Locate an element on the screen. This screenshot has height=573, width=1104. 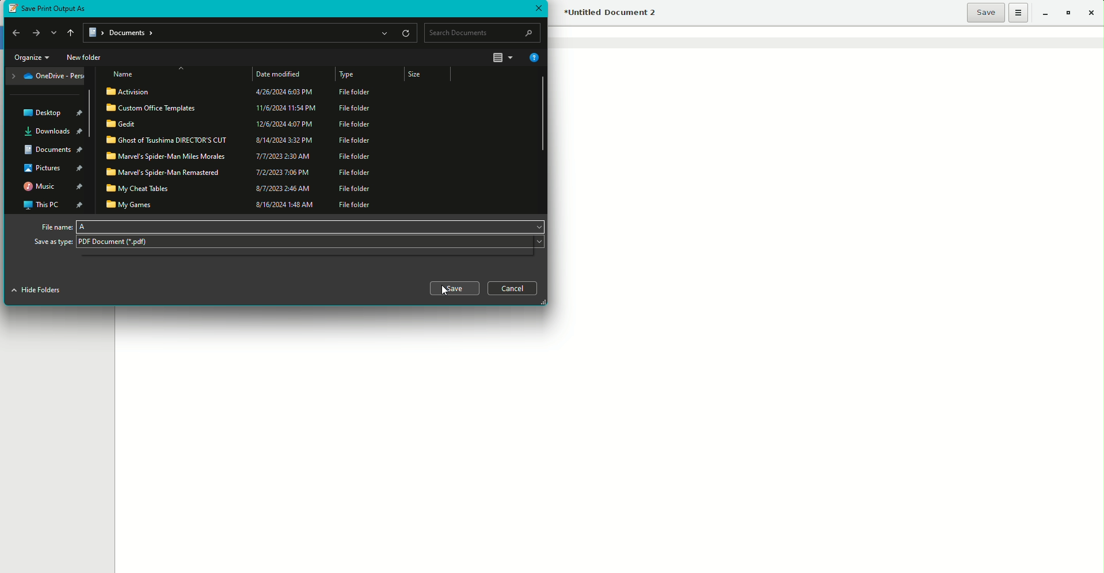
Custom Templates is located at coordinates (241, 107).